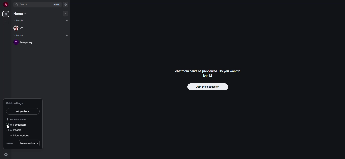 This screenshot has width=345, height=159. What do you see at coordinates (9, 127) in the screenshot?
I see `cursor` at bounding box center [9, 127].